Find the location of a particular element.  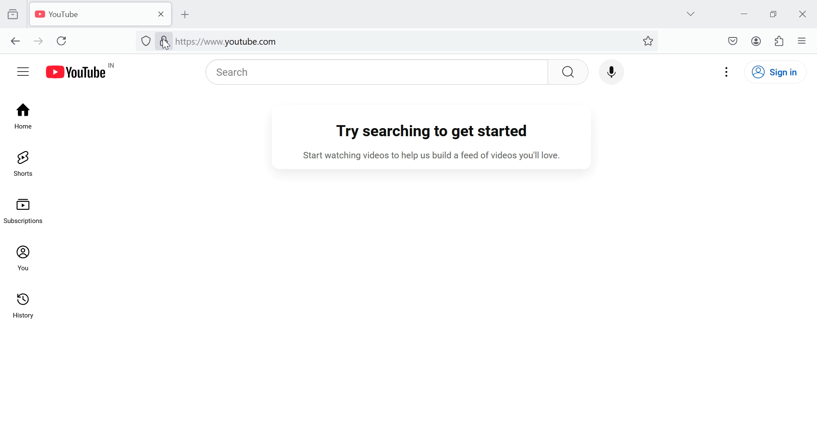

List all tabs is located at coordinates (690, 13).